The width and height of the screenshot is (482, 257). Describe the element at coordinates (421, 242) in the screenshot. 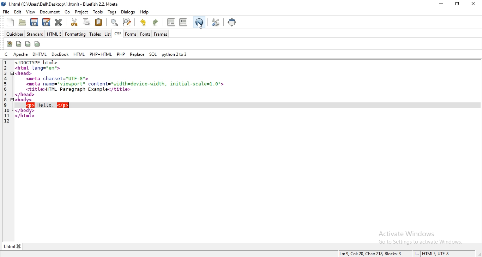

I see `Go to settings to activate windows.` at that location.